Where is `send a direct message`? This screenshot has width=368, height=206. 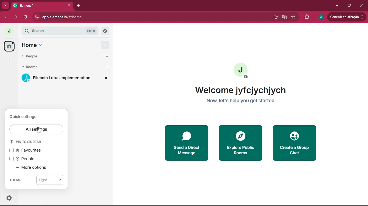
send a direct message is located at coordinates (186, 143).